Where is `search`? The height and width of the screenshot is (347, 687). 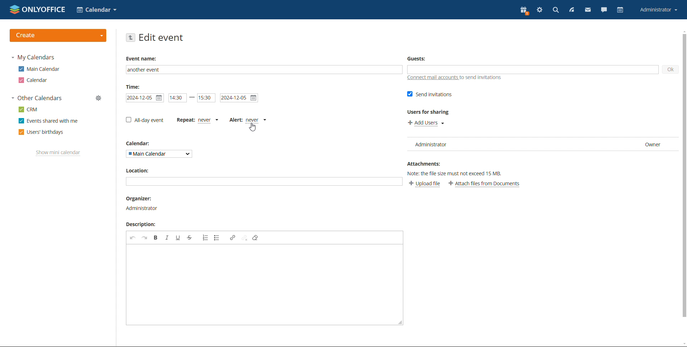 search is located at coordinates (555, 10).